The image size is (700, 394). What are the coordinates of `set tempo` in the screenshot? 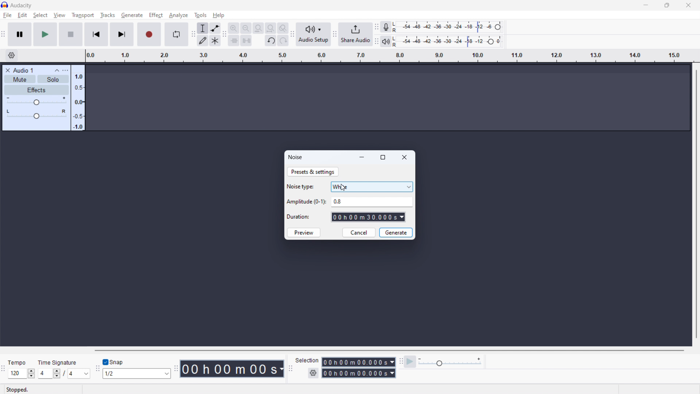 It's located at (21, 374).